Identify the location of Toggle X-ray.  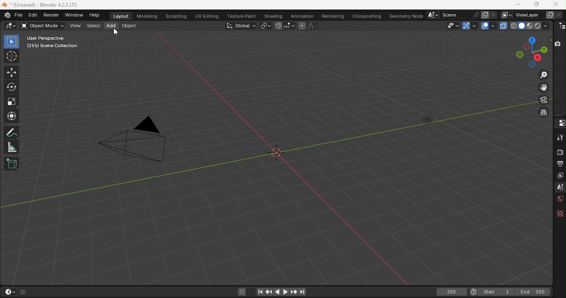
(504, 26).